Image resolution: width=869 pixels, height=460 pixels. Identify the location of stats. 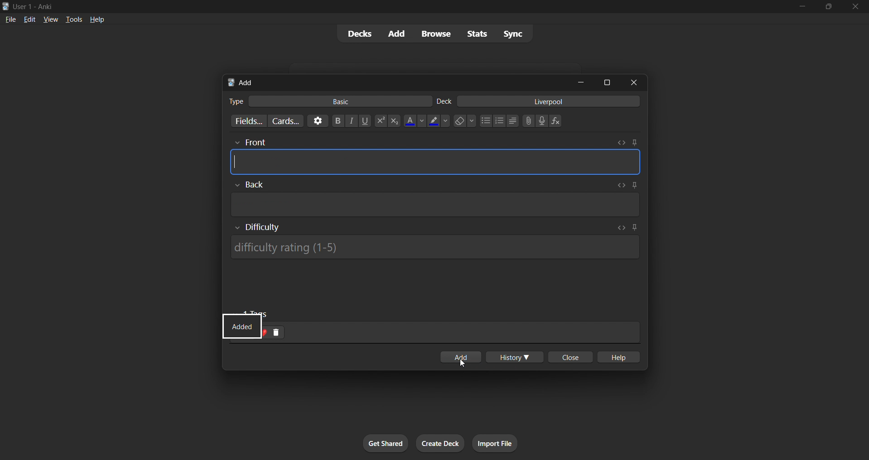
(478, 34).